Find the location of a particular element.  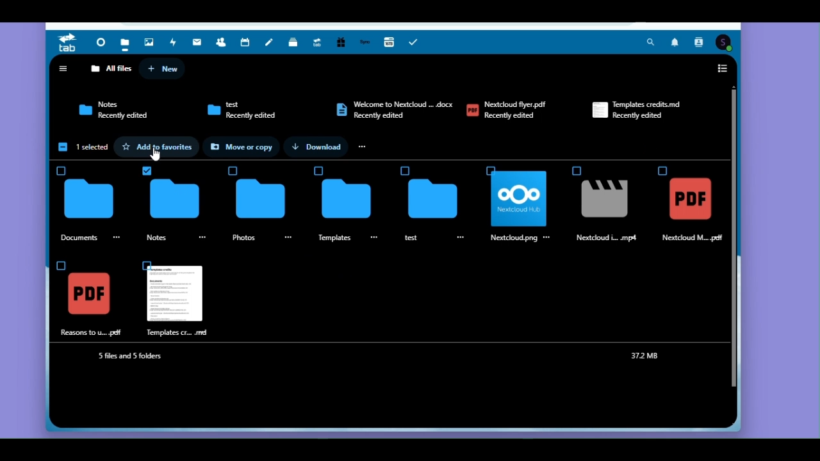

Synology is located at coordinates (363, 42).